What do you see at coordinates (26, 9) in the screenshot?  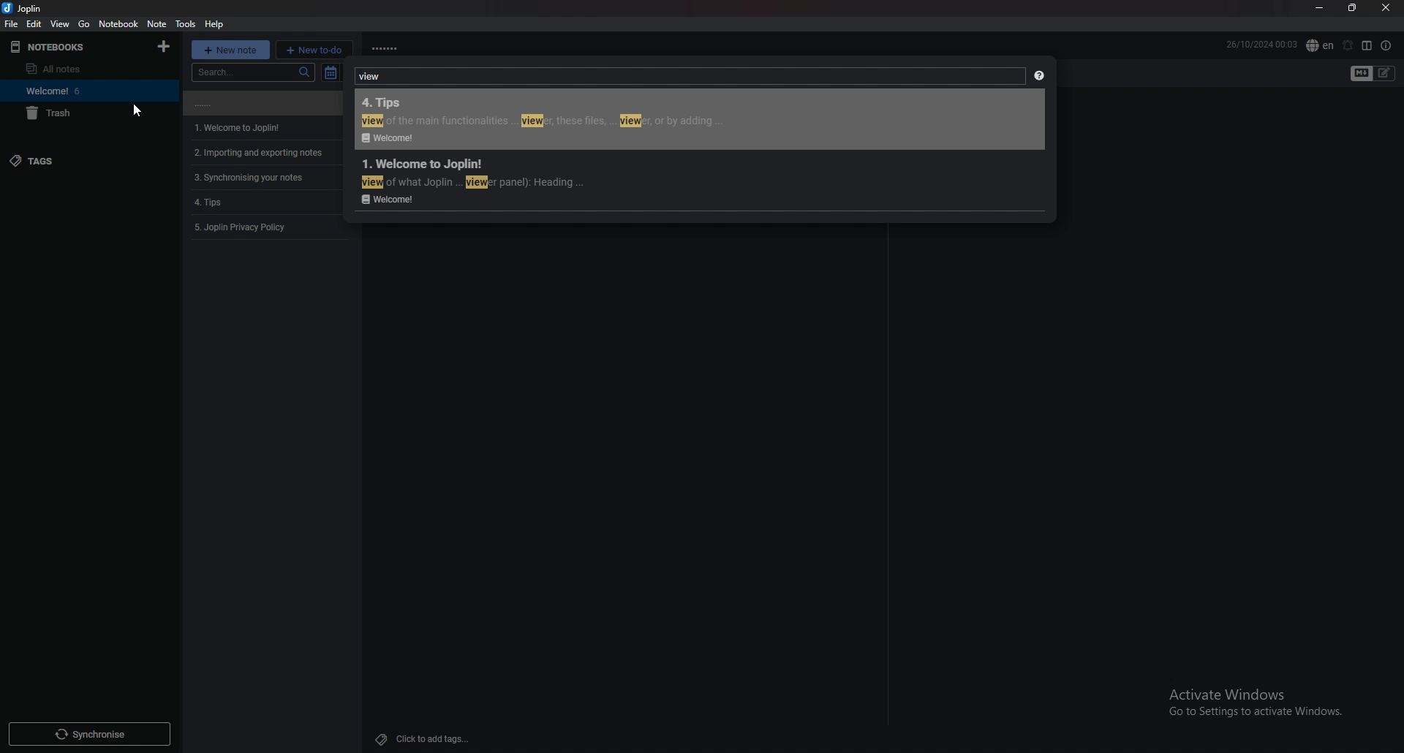 I see `joplin` at bounding box center [26, 9].